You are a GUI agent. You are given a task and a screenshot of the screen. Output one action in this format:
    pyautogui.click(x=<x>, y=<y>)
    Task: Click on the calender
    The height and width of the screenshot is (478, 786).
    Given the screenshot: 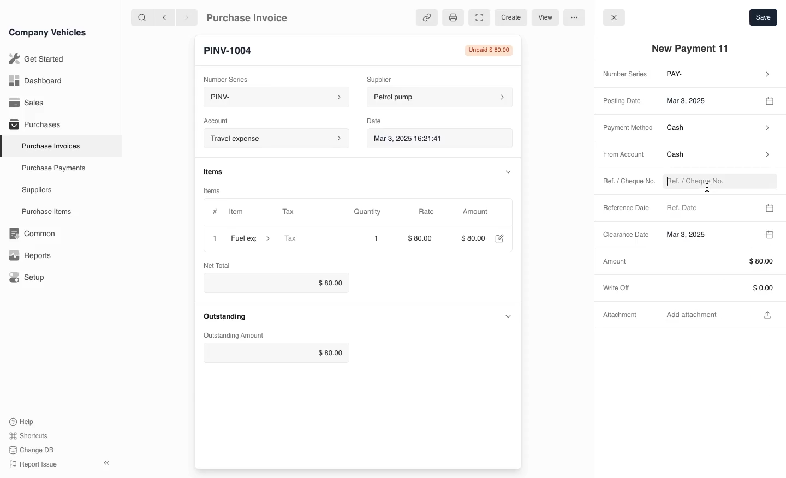 What is the action you would take?
    pyautogui.click(x=771, y=100)
    